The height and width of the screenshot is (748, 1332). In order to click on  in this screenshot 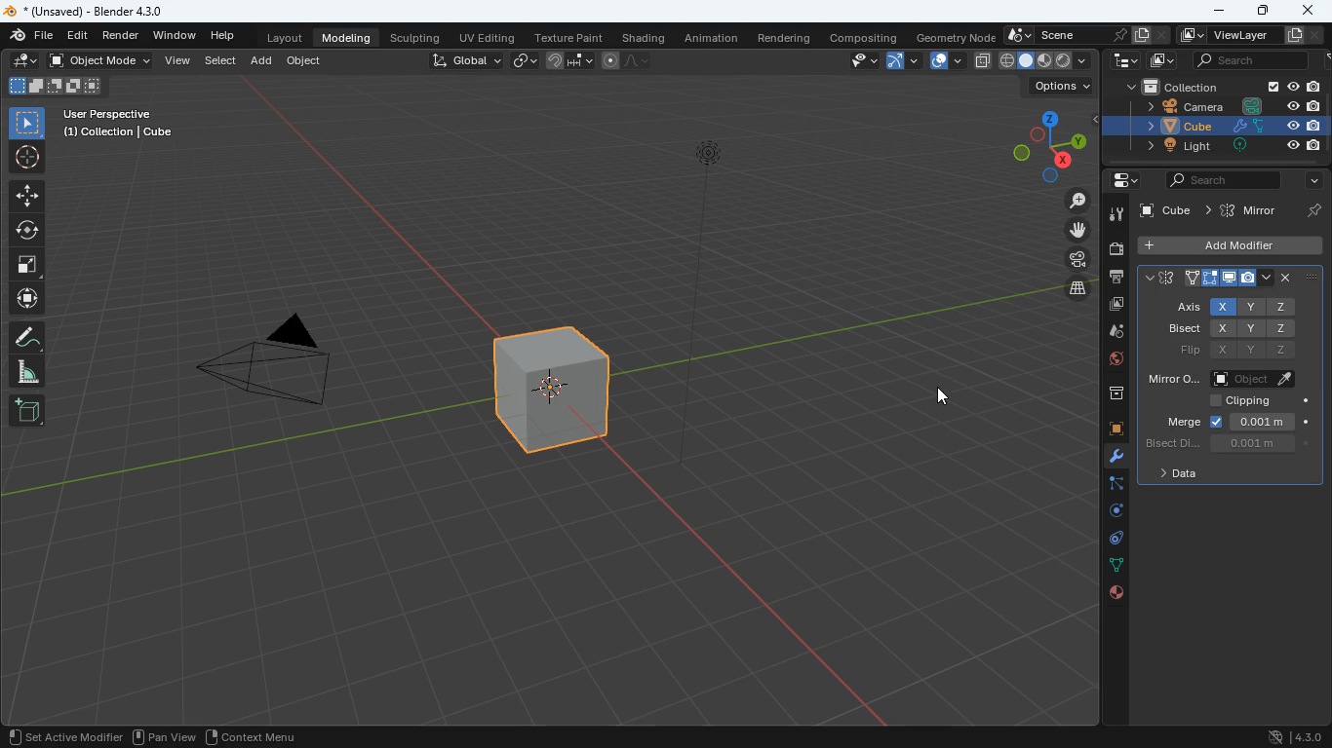, I will do `click(1292, 88)`.